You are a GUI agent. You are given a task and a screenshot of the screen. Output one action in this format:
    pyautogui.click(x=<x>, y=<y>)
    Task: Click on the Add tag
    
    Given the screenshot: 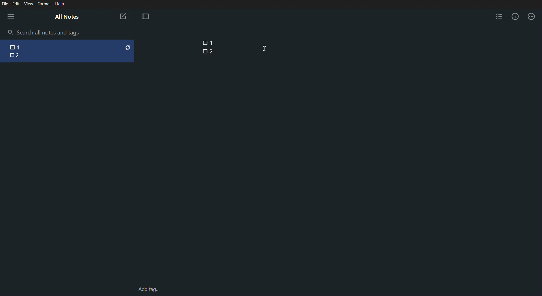 What is the action you would take?
    pyautogui.click(x=149, y=288)
    